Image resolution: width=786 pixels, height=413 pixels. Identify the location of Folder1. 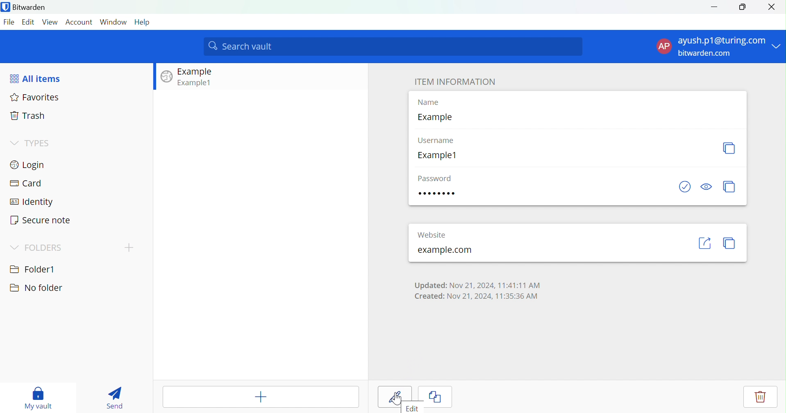
(33, 268).